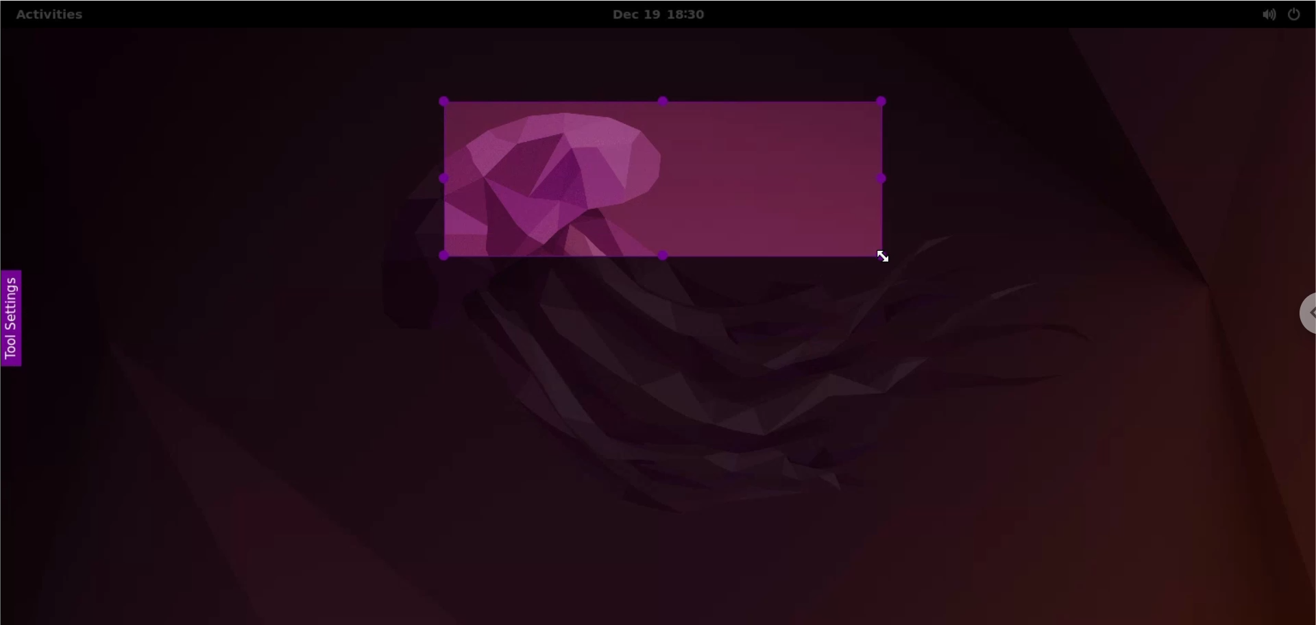 Image resolution: width=1316 pixels, height=625 pixels. I want to click on chrome options, so click(1302, 313).